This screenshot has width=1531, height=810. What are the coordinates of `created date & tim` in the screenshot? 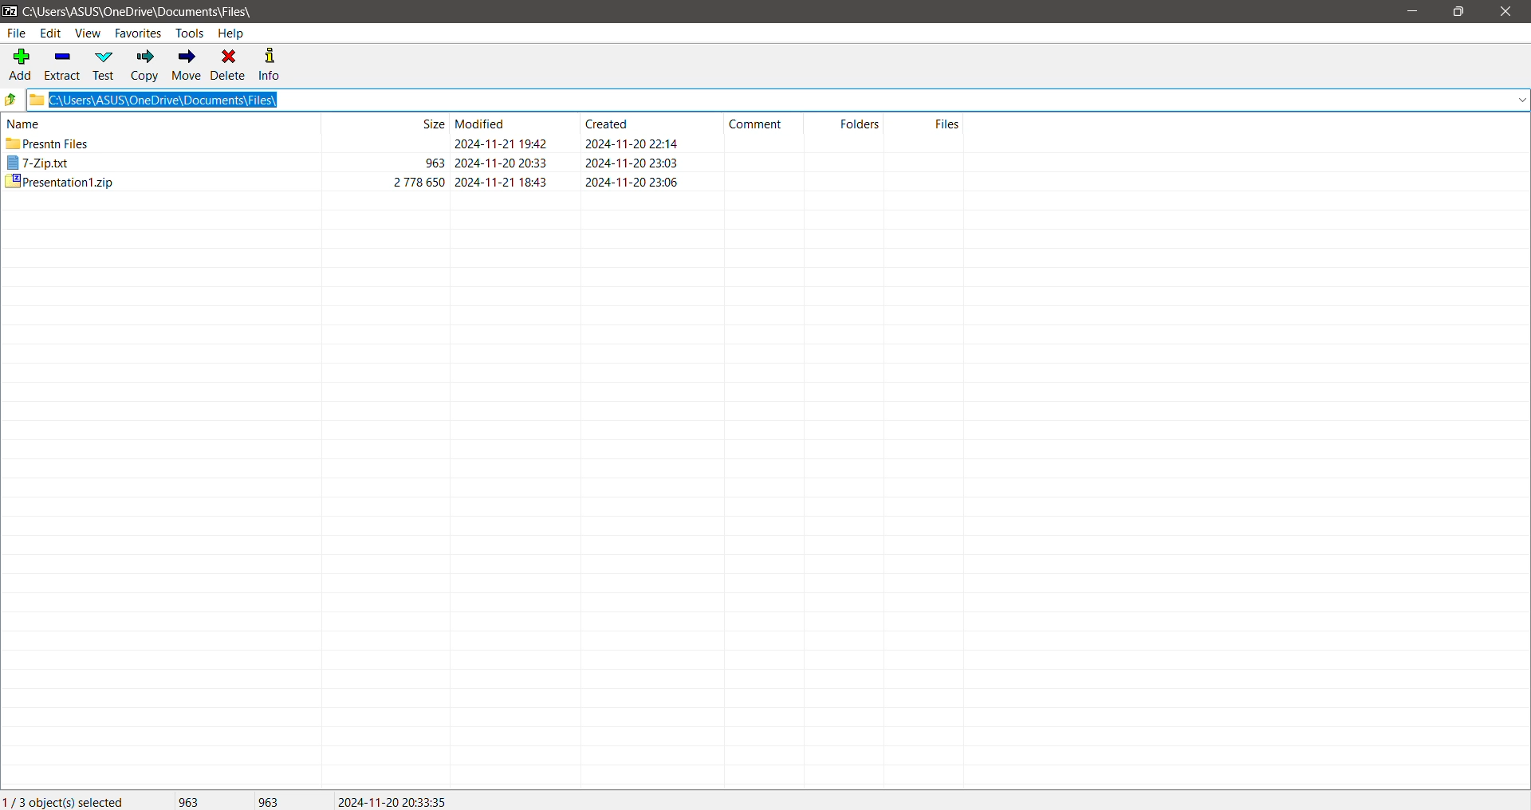 It's located at (633, 162).